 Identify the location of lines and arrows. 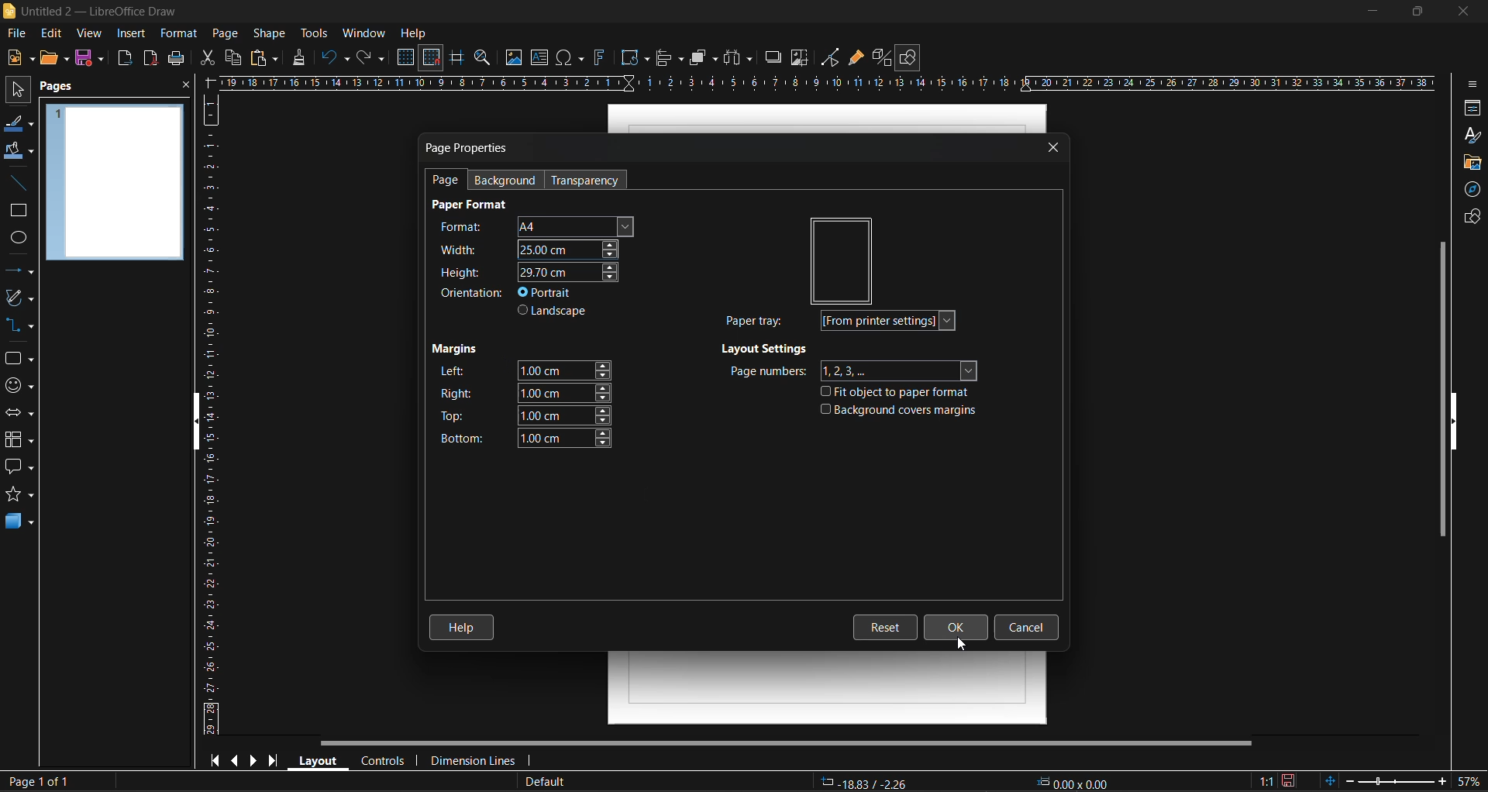
(19, 272).